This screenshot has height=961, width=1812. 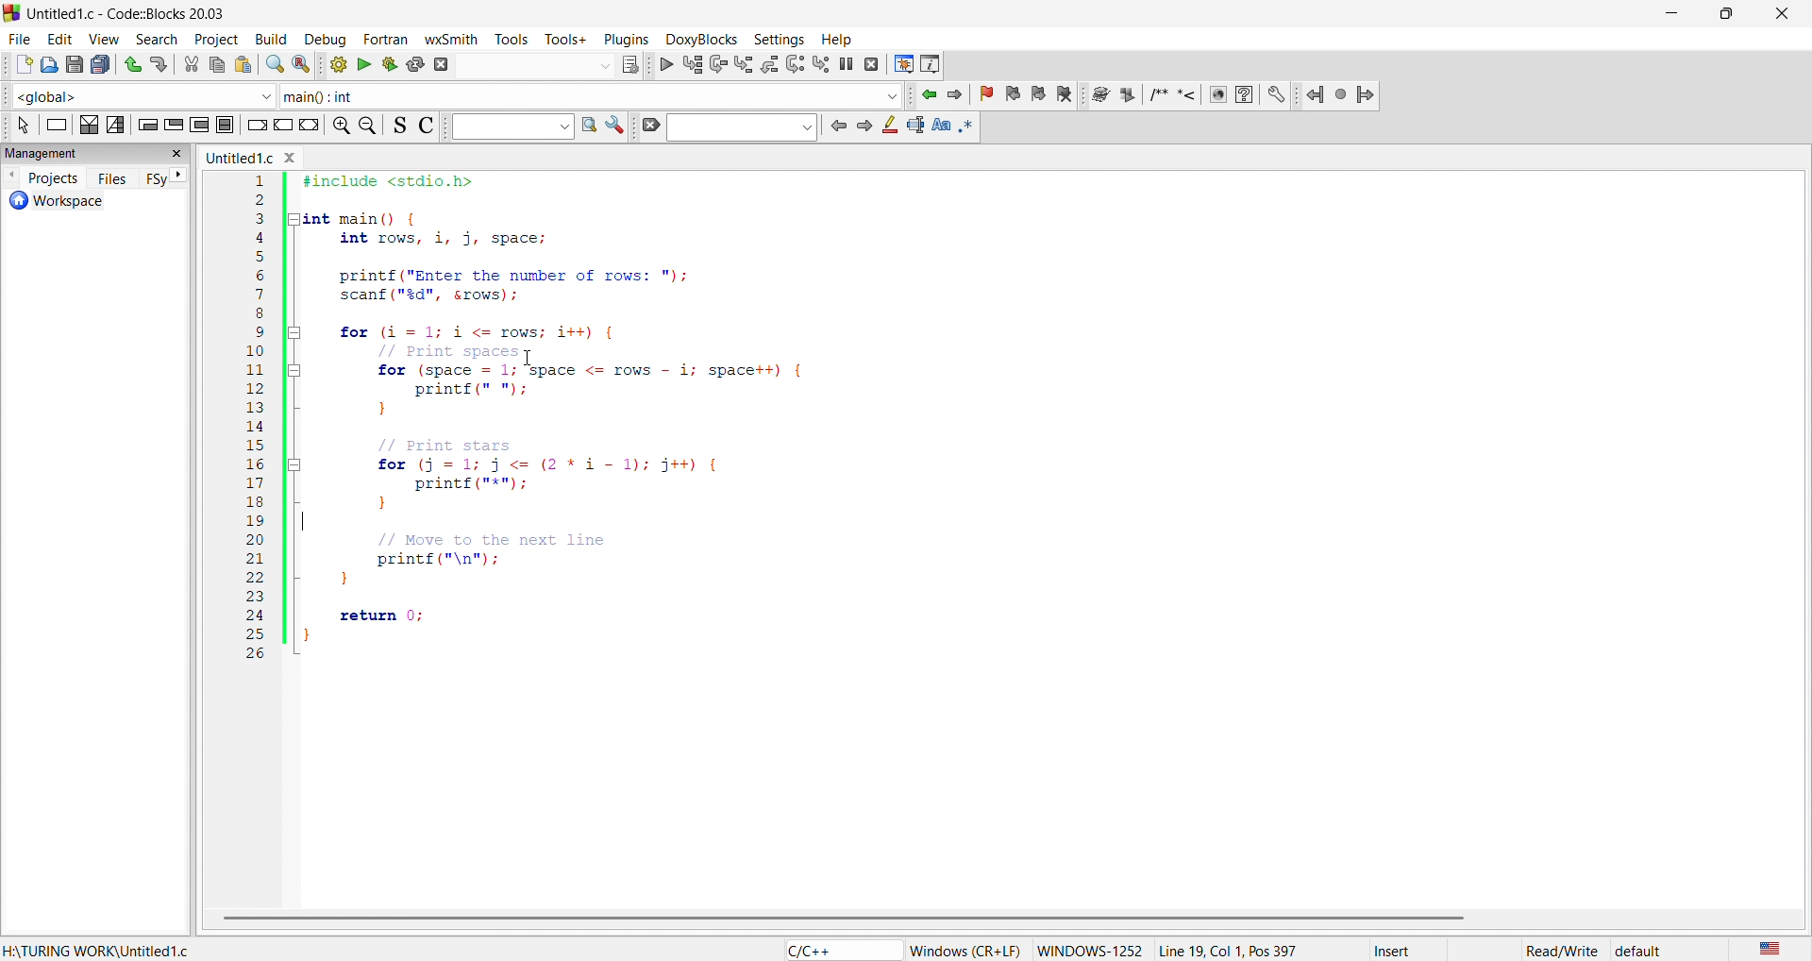 What do you see at coordinates (59, 37) in the screenshot?
I see `edit` at bounding box center [59, 37].